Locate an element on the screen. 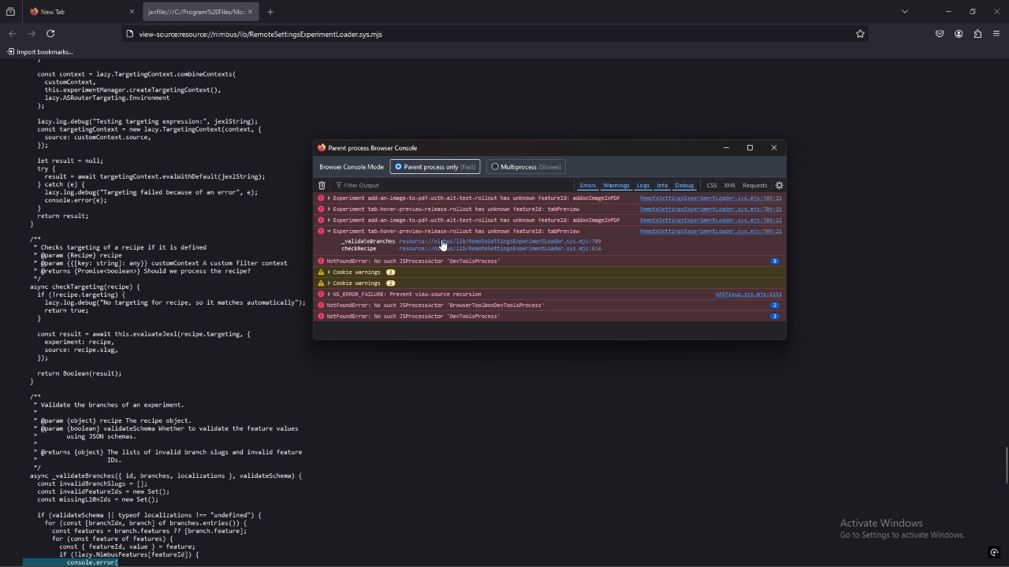  css is located at coordinates (711, 185).